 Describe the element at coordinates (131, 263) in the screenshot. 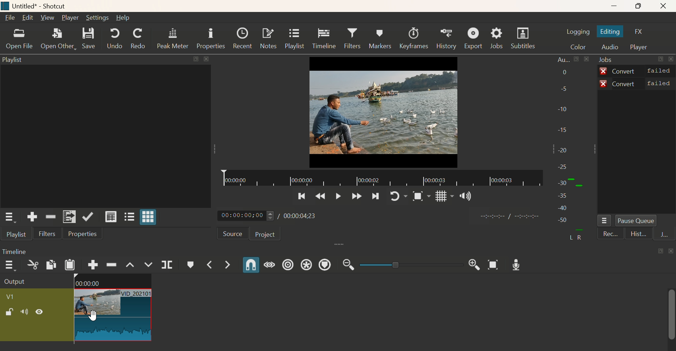

I see `Lift` at that location.